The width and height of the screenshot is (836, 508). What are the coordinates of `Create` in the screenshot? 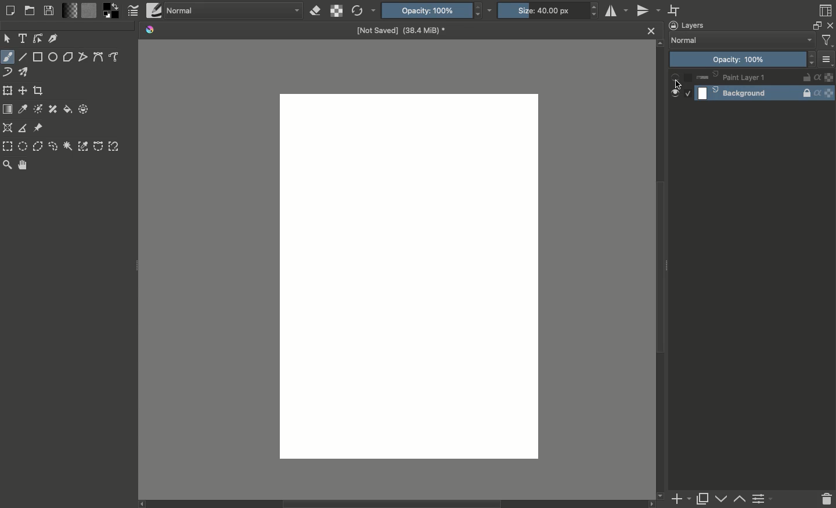 It's located at (10, 12).